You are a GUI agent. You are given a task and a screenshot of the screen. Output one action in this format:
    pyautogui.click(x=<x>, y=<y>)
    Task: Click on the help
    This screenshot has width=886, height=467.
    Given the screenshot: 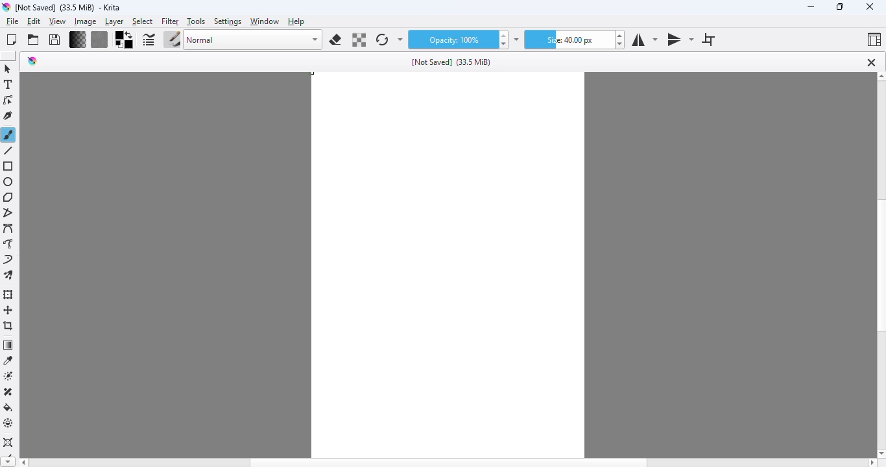 What is the action you would take?
    pyautogui.click(x=296, y=21)
    